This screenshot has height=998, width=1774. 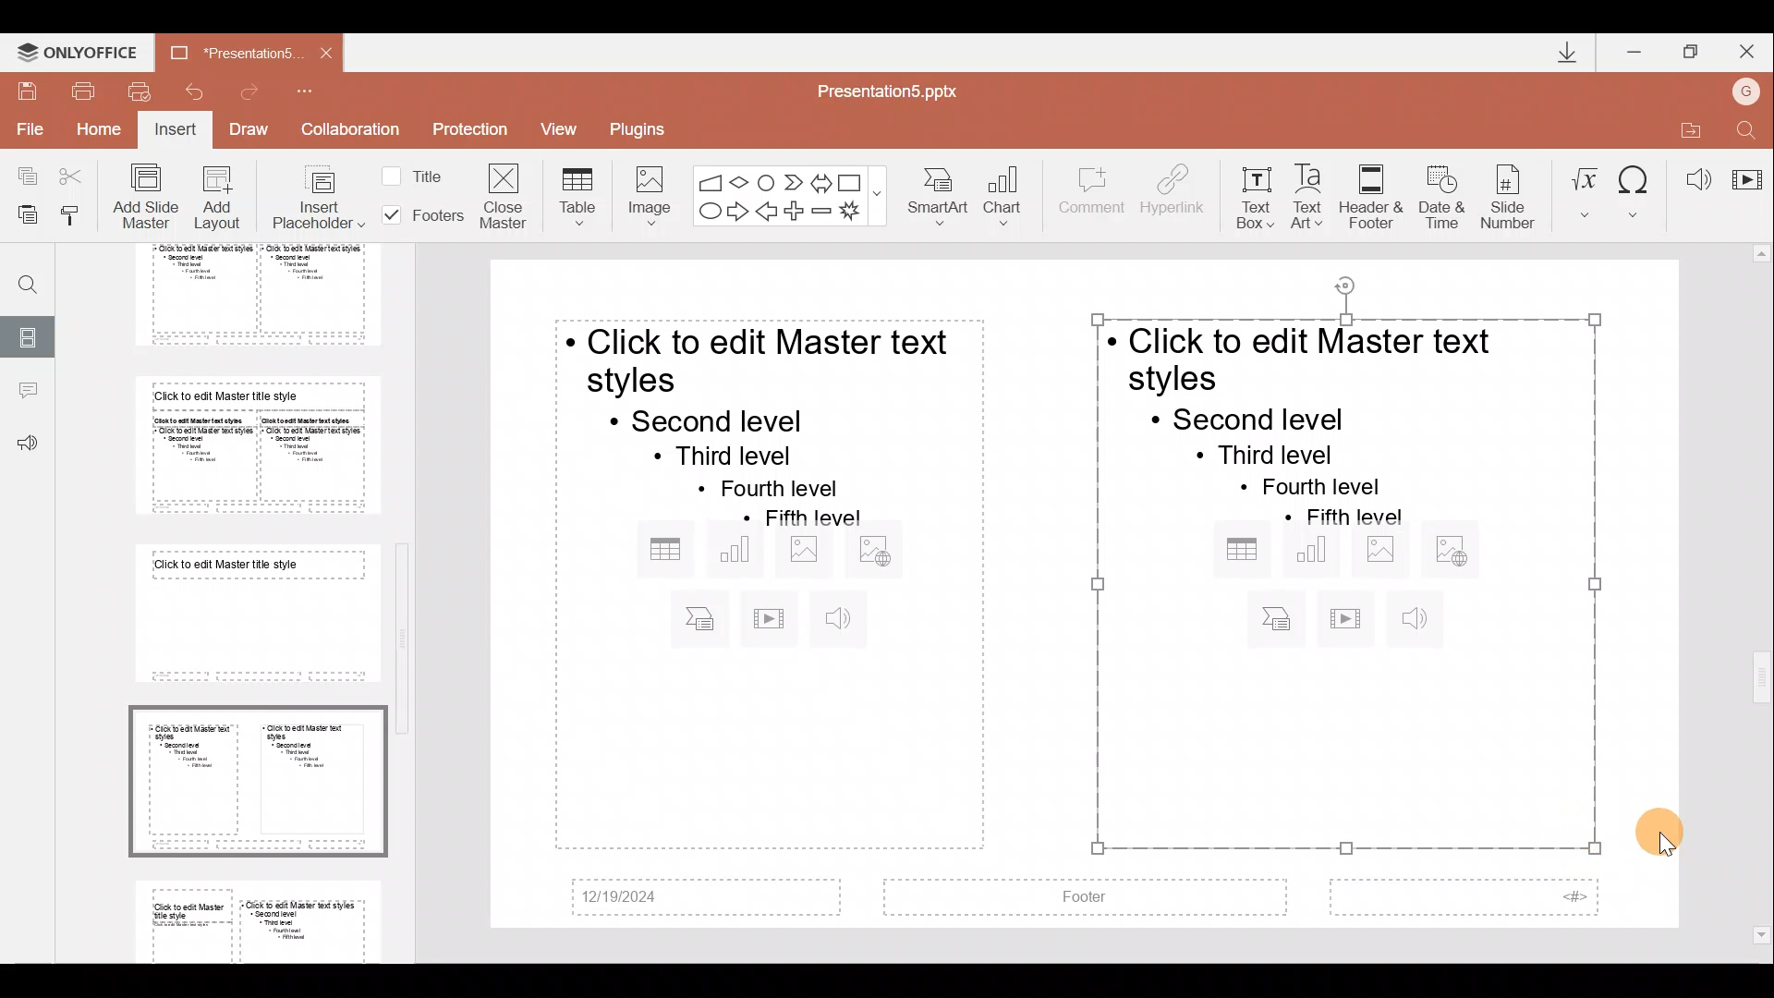 What do you see at coordinates (1584, 189) in the screenshot?
I see `Equation` at bounding box center [1584, 189].